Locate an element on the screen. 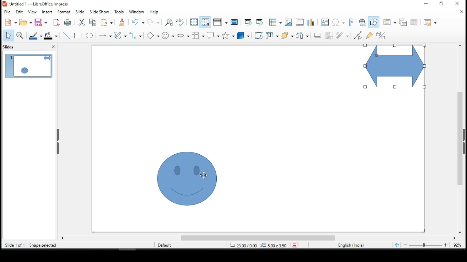 Image resolution: width=467 pixels, height=262 pixels. zoom slider is located at coordinates (425, 246).